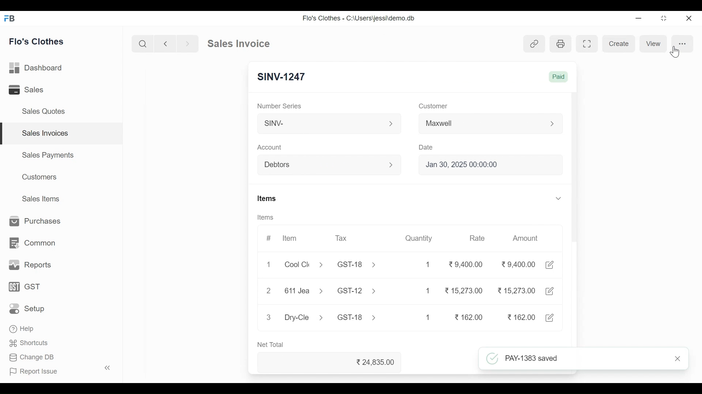  What do you see at coordinates (29, 344) in the screenshot?
I see `Shortcuts` at bounding box center [29, 344].